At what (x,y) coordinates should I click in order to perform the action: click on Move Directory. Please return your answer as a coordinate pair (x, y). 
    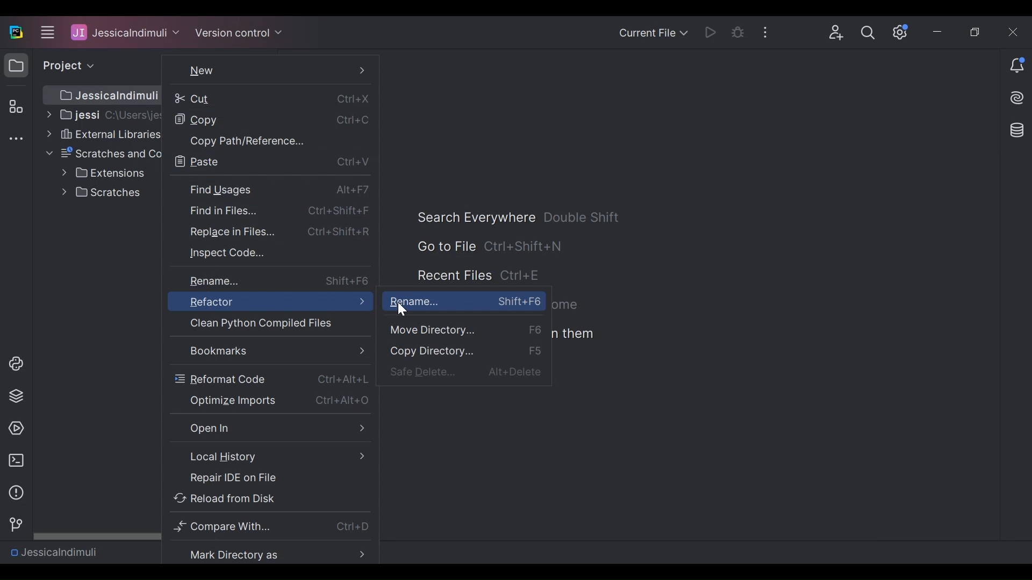
    Looking at the image, I should click on (464, 331).